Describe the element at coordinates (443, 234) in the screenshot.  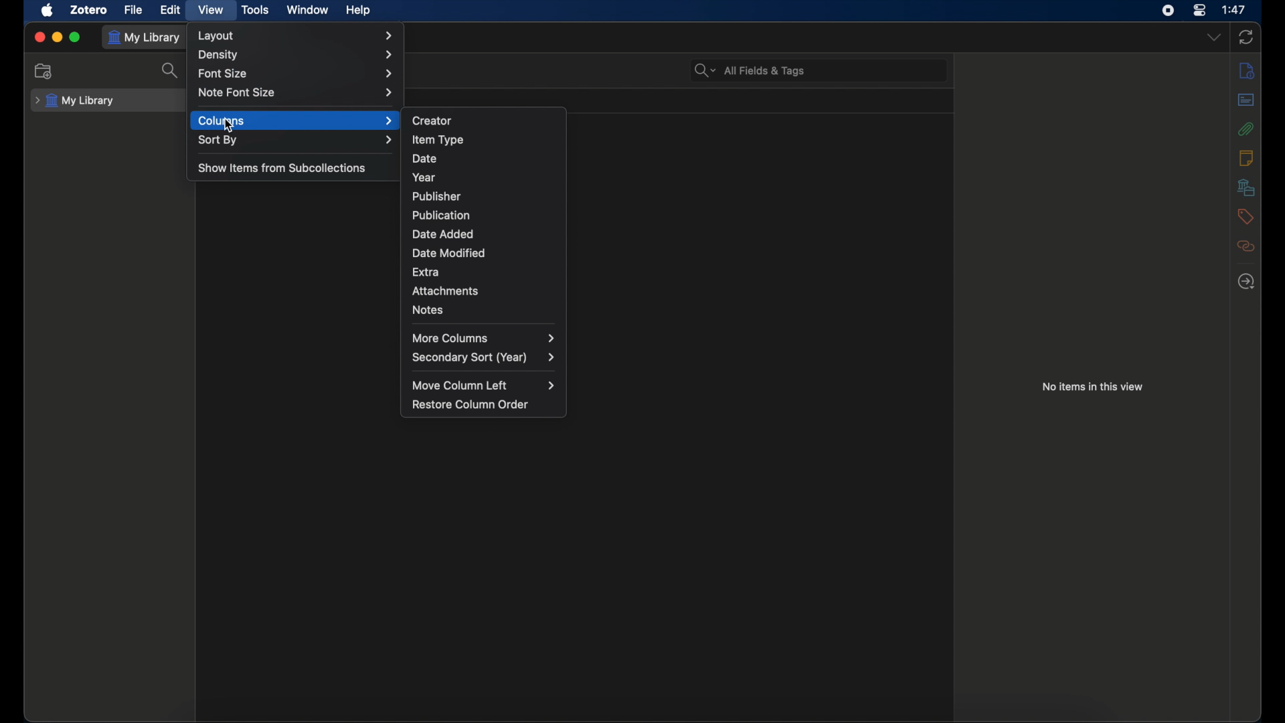
I see `date added` at that location.